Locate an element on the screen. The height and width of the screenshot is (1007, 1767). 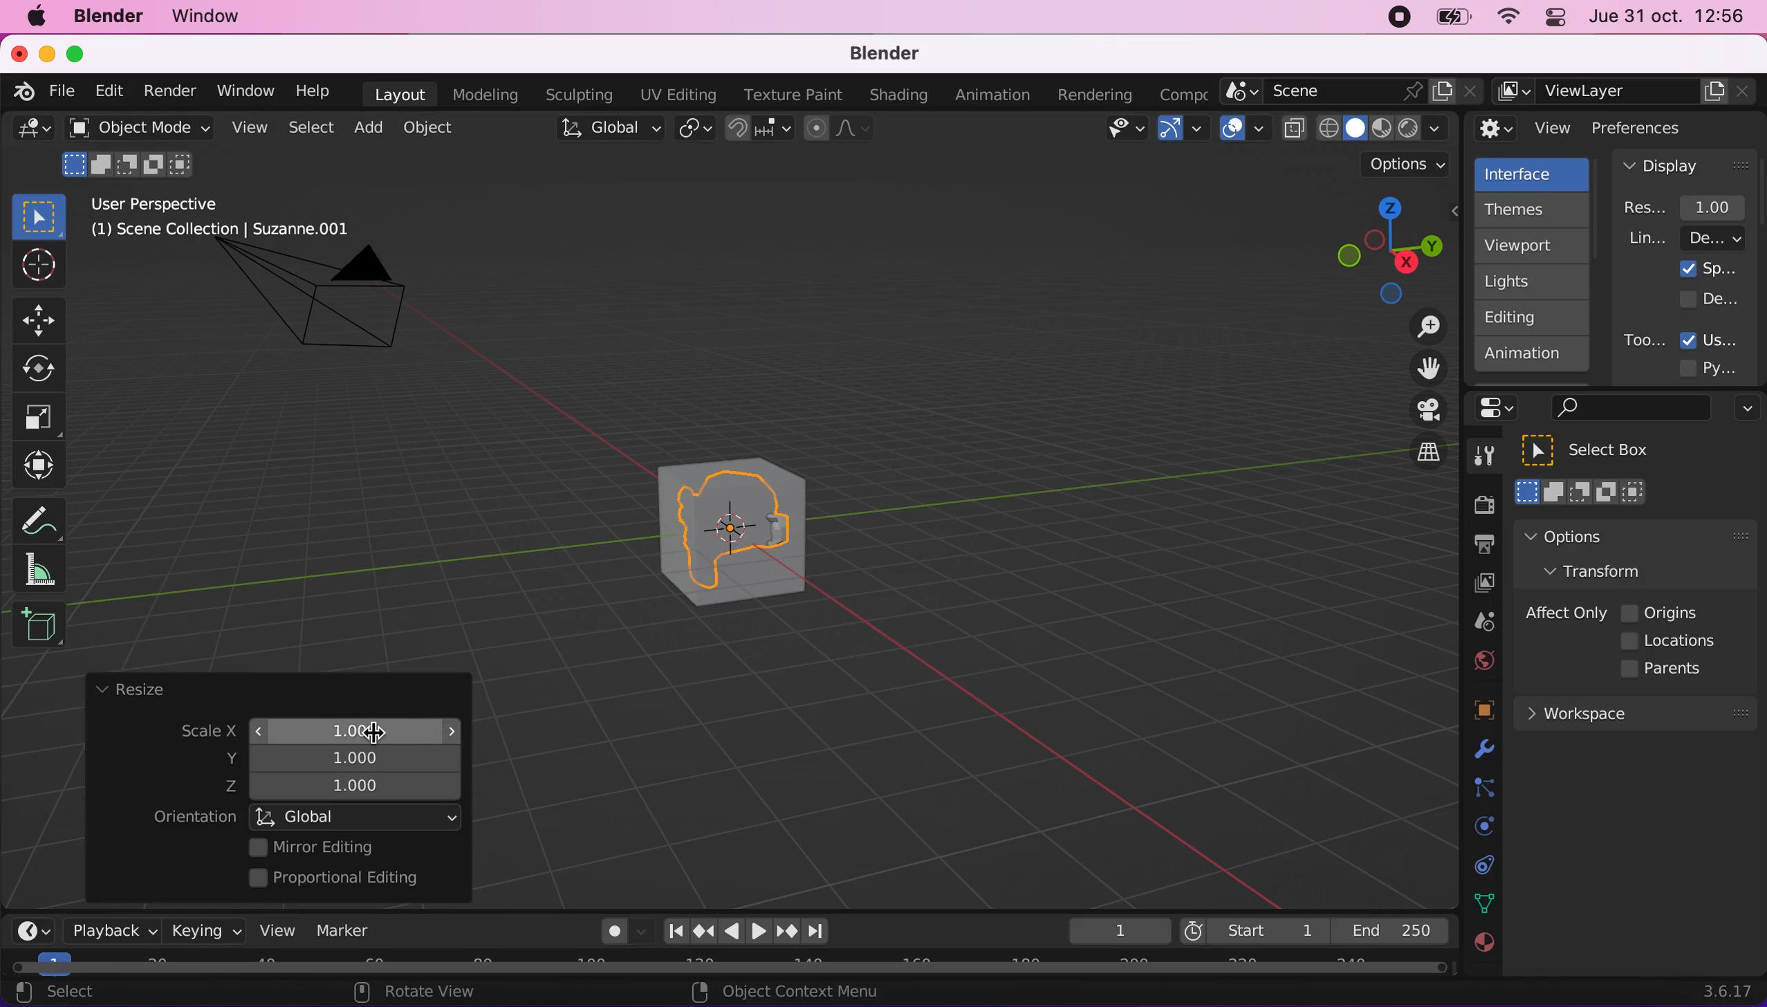
jump to keyframe is located at coordinates (703, 931).